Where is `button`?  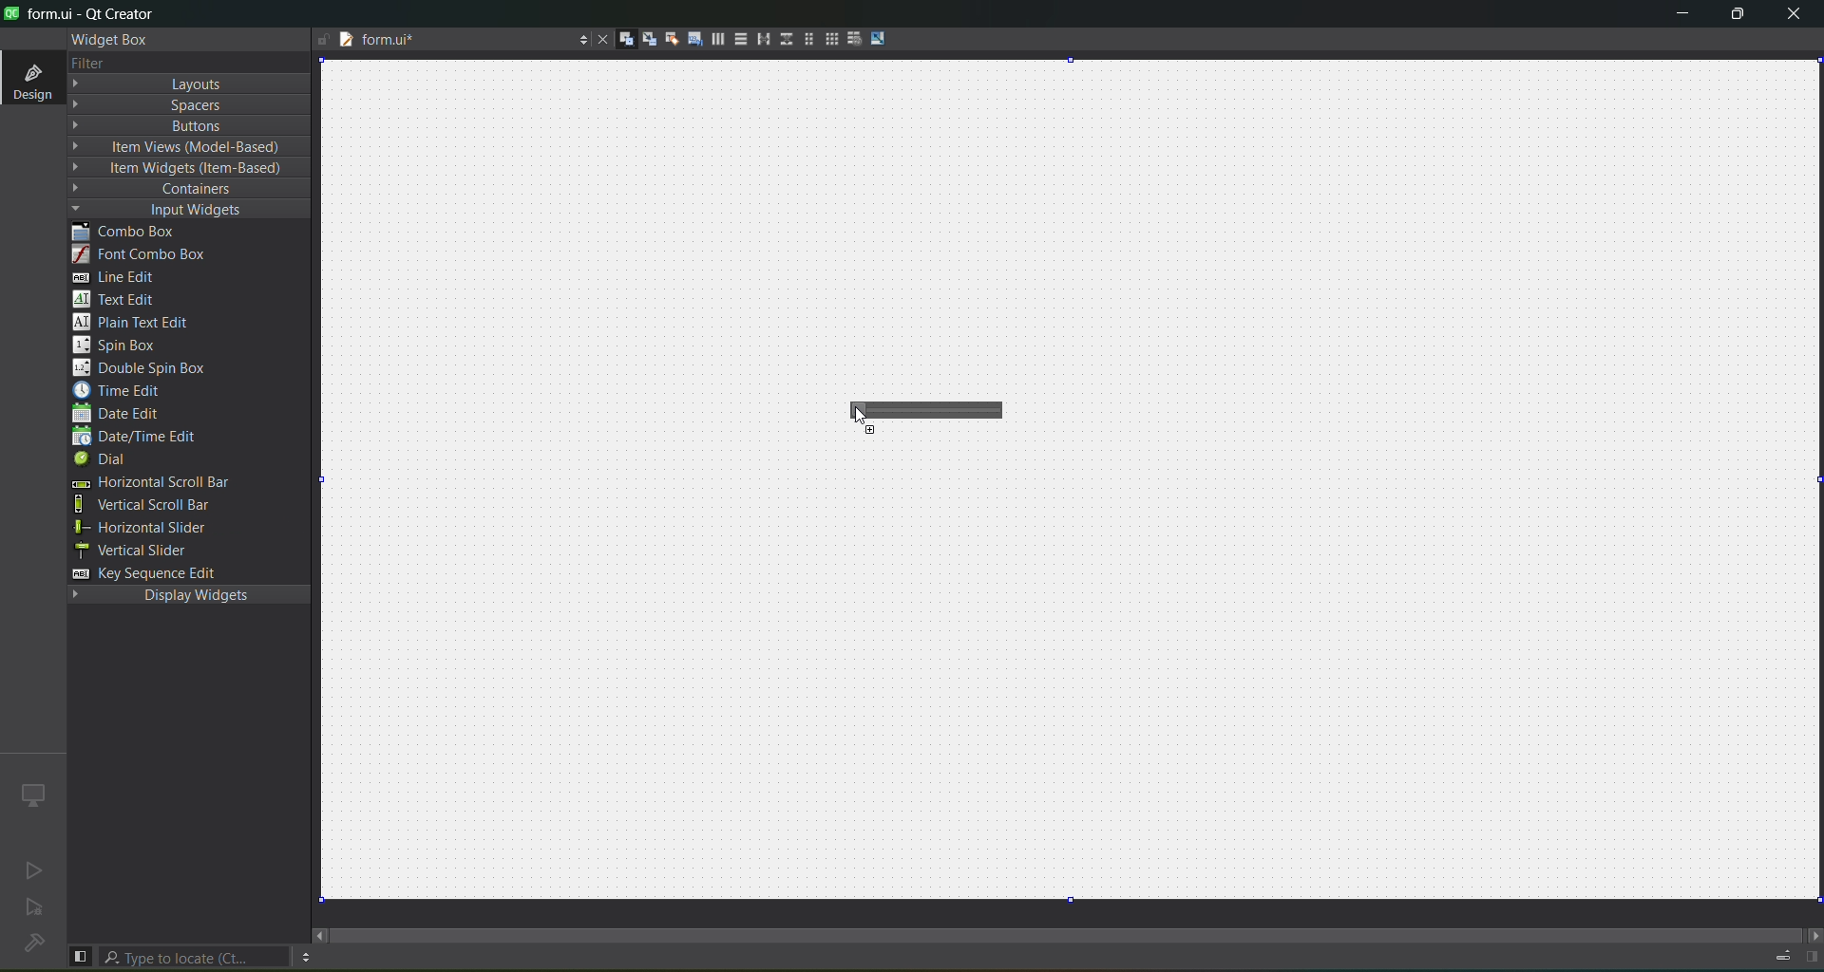 button is located at coordinates (168, 126).